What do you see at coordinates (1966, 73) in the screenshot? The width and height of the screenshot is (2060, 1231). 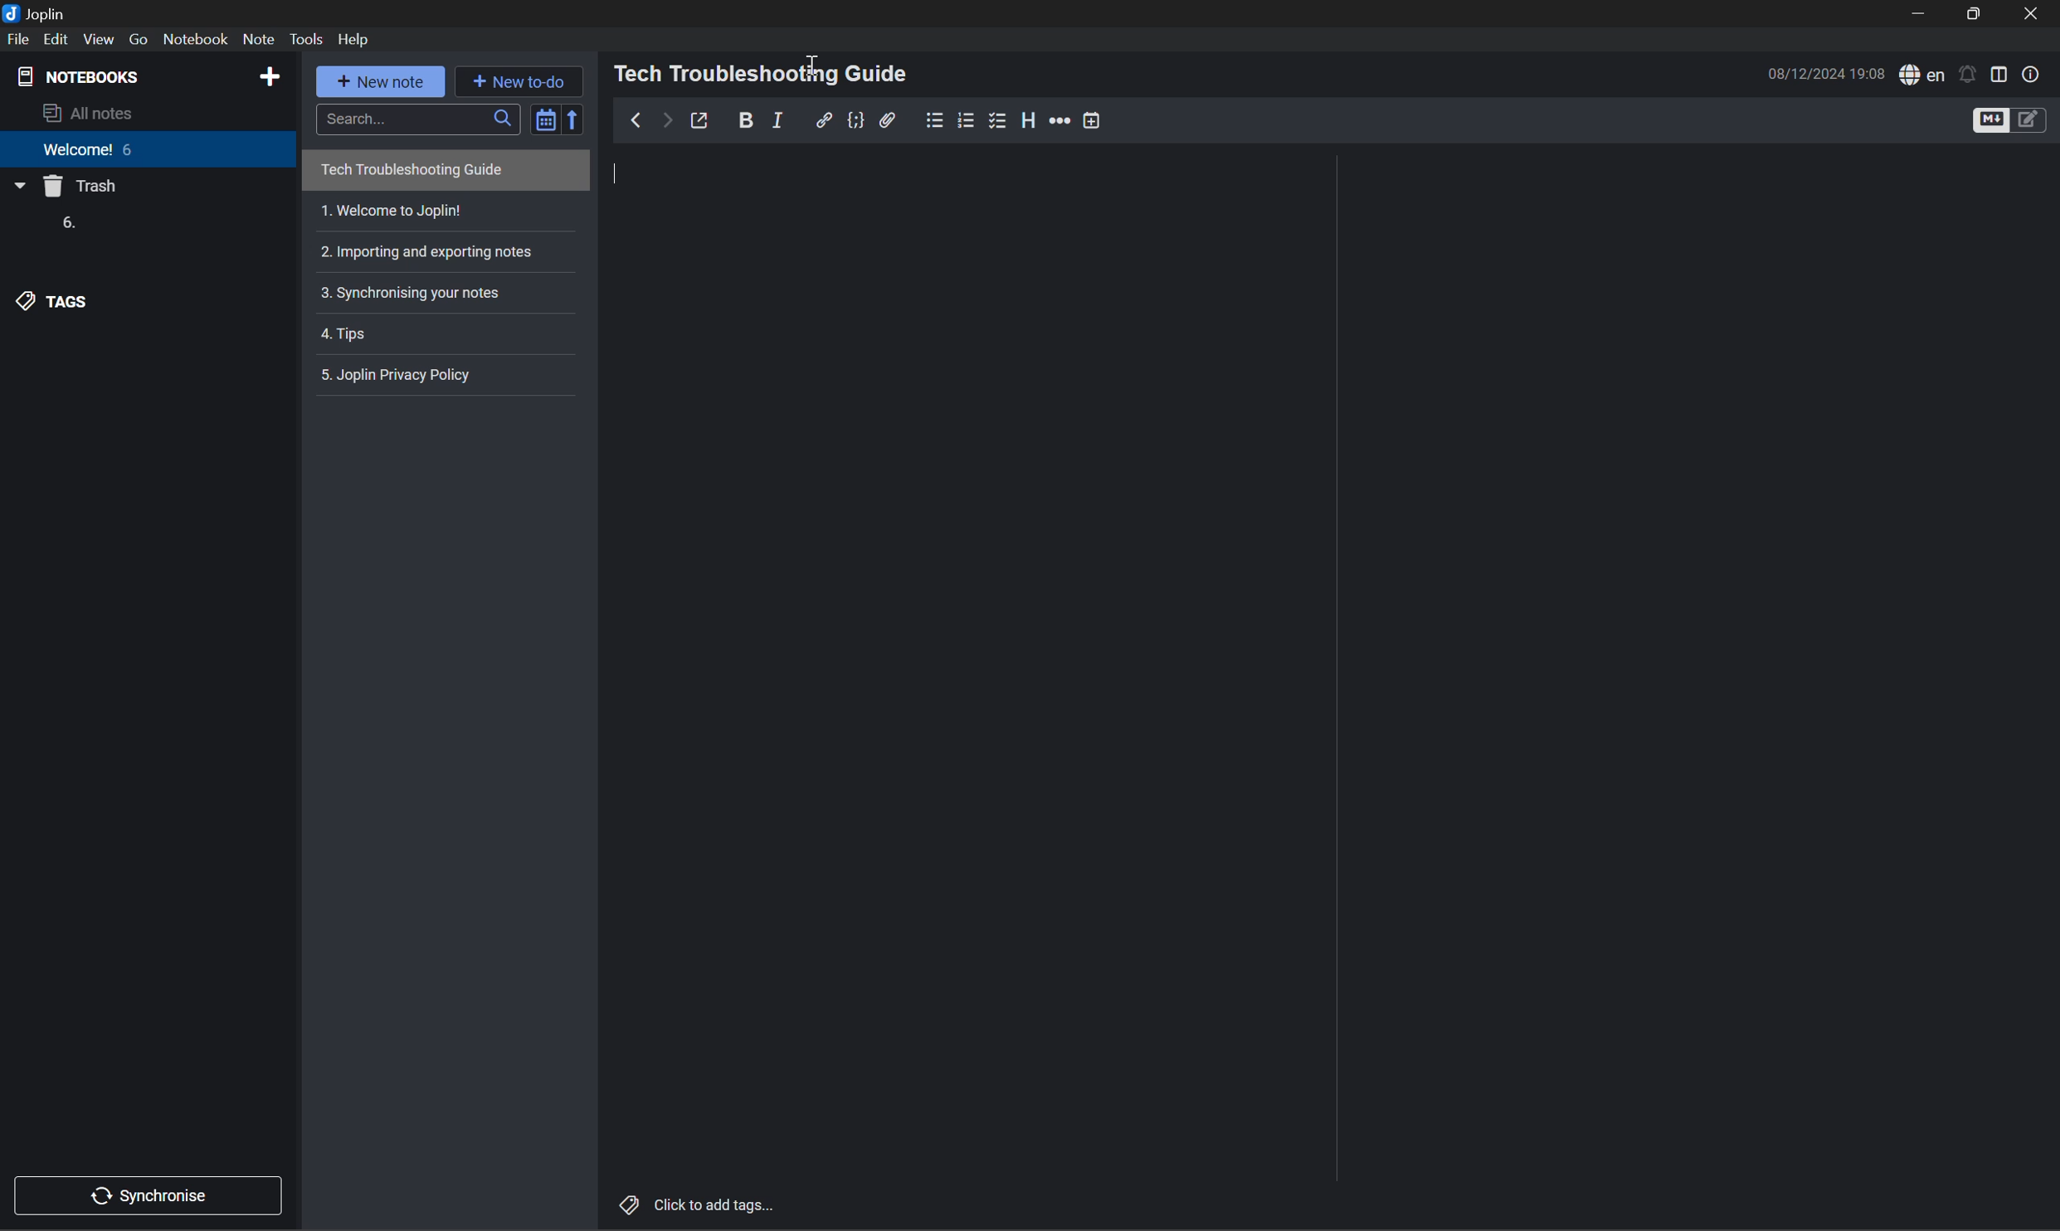 I see `Set alarm` at bounding box center [1966, 73].